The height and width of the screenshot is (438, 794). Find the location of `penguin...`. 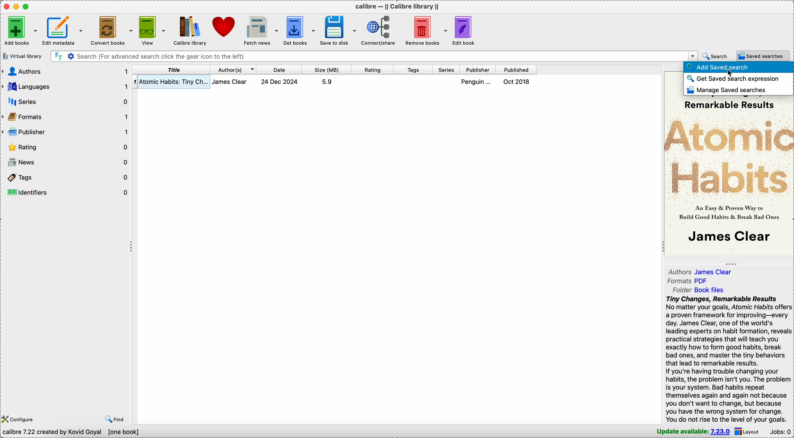

penguin... is located at coordinates (477, 82).